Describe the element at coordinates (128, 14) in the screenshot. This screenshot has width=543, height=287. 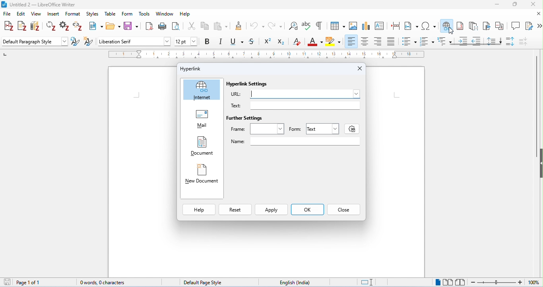
I see `form` at that location.